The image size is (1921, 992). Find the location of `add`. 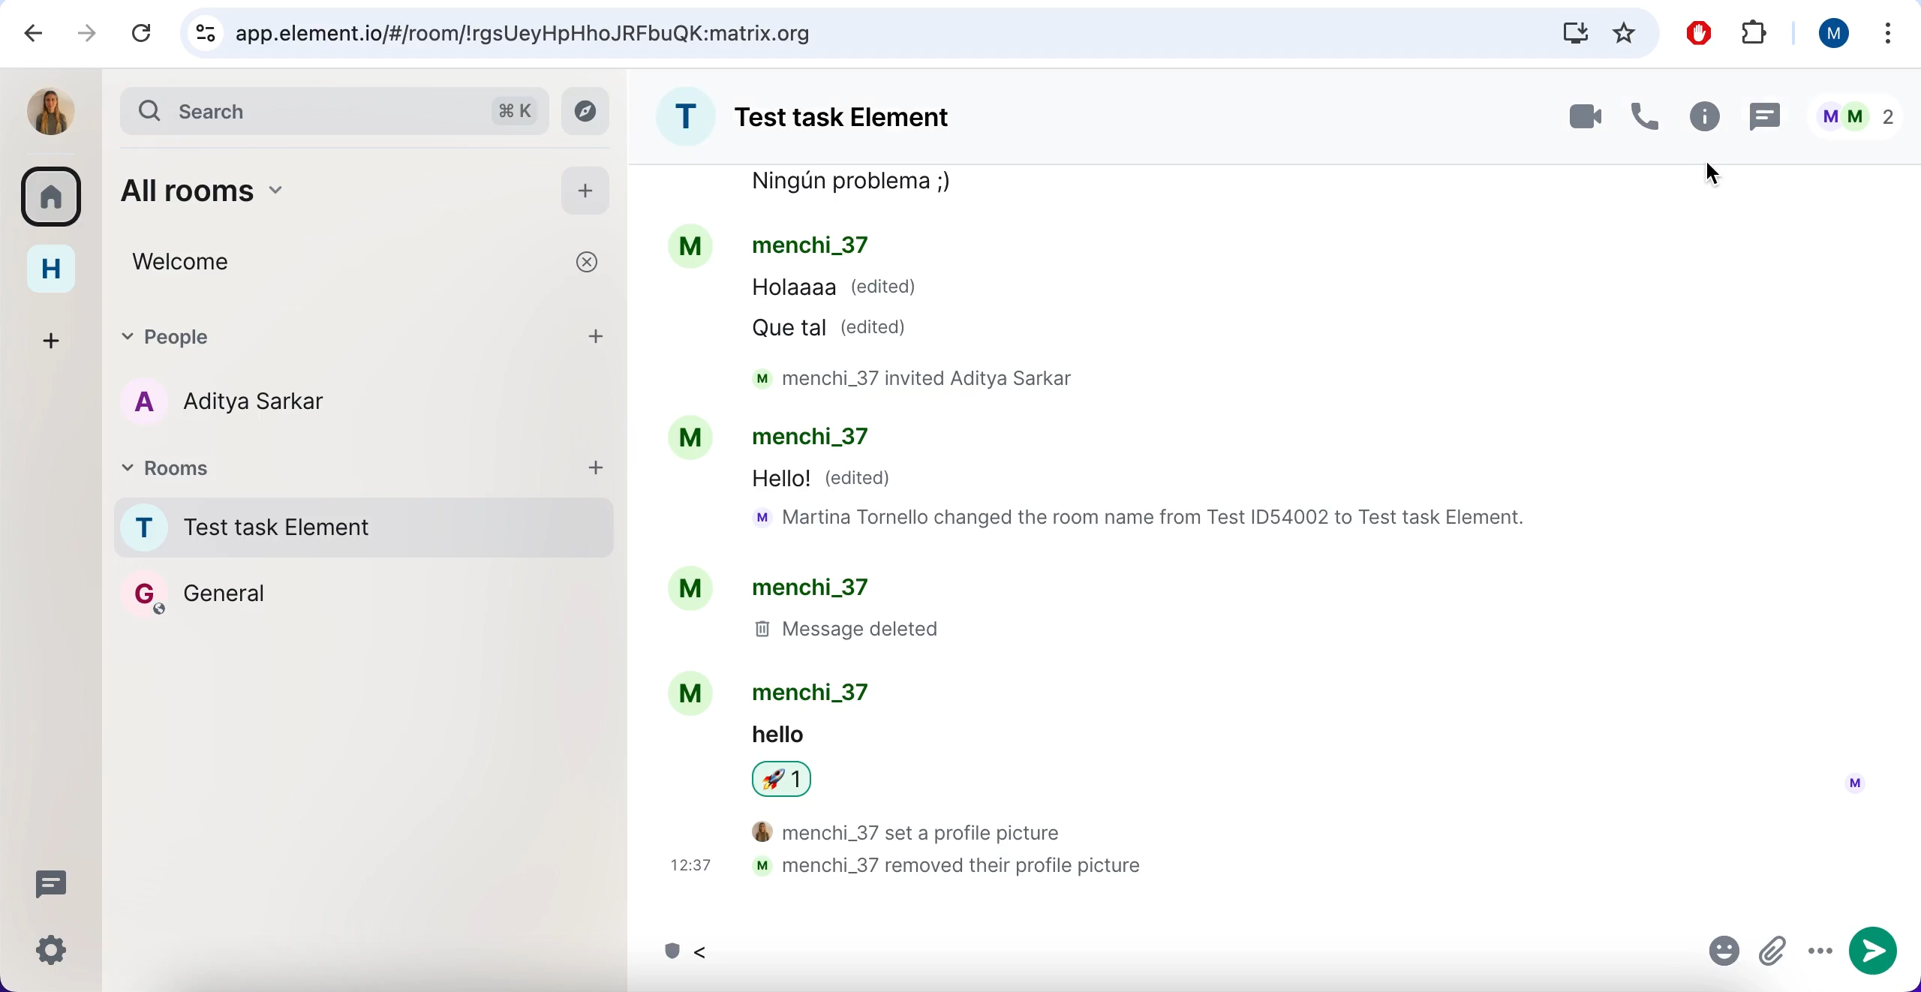

add is located at coordinates (586, 194).